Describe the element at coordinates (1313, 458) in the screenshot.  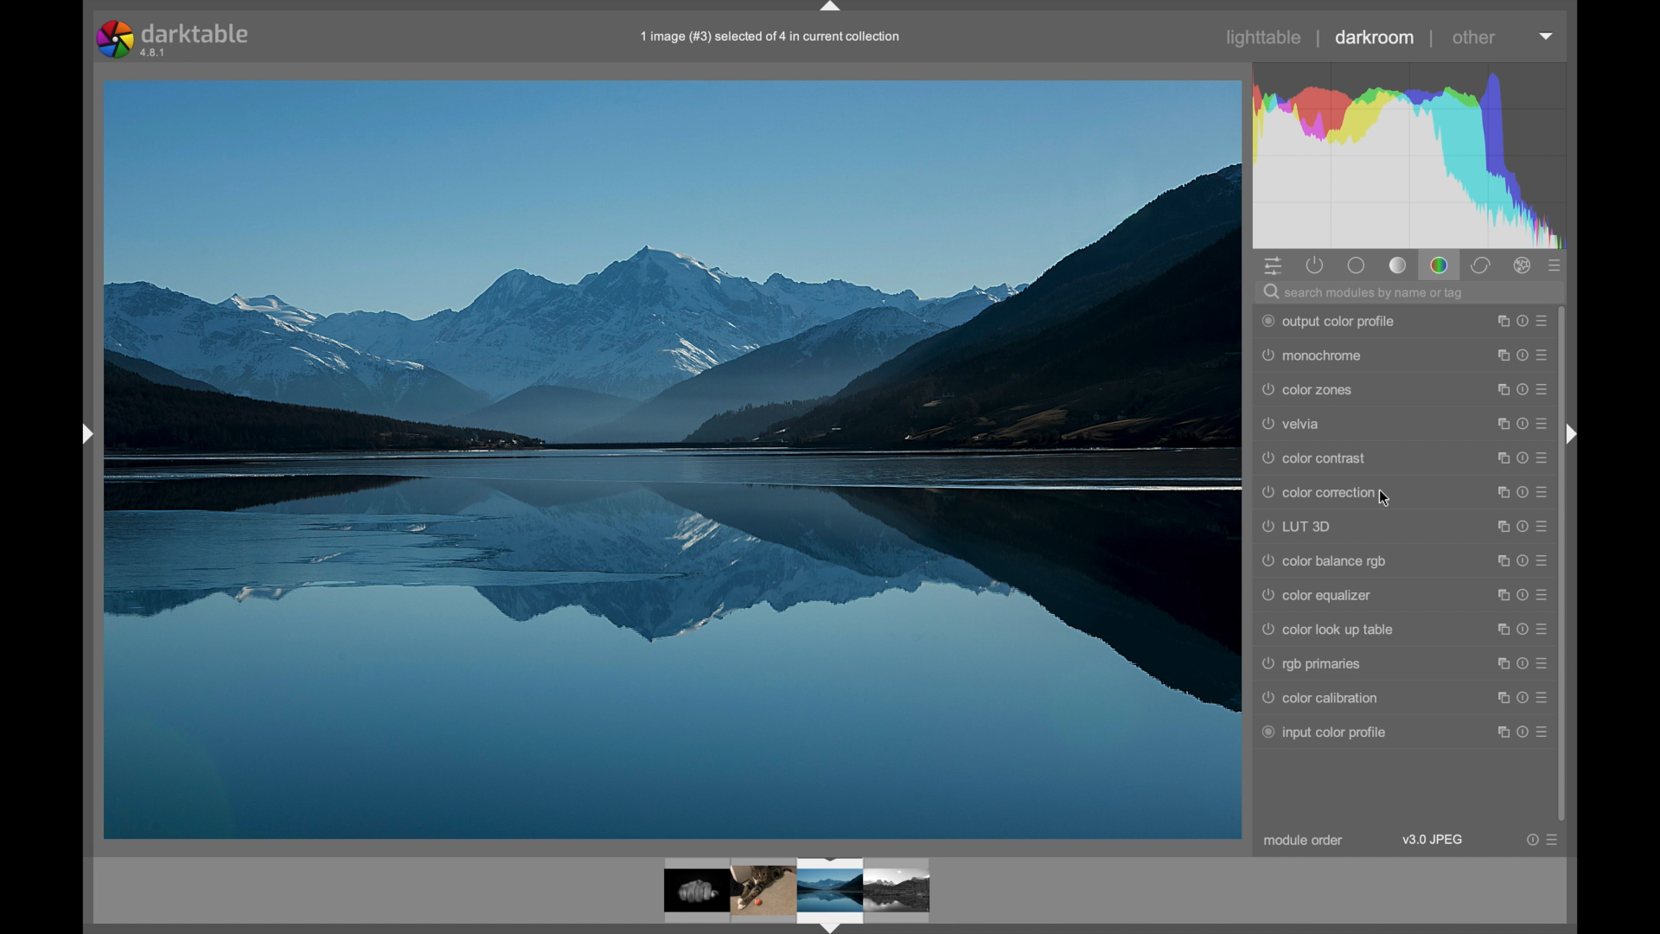
I see `color contrast` at that location.